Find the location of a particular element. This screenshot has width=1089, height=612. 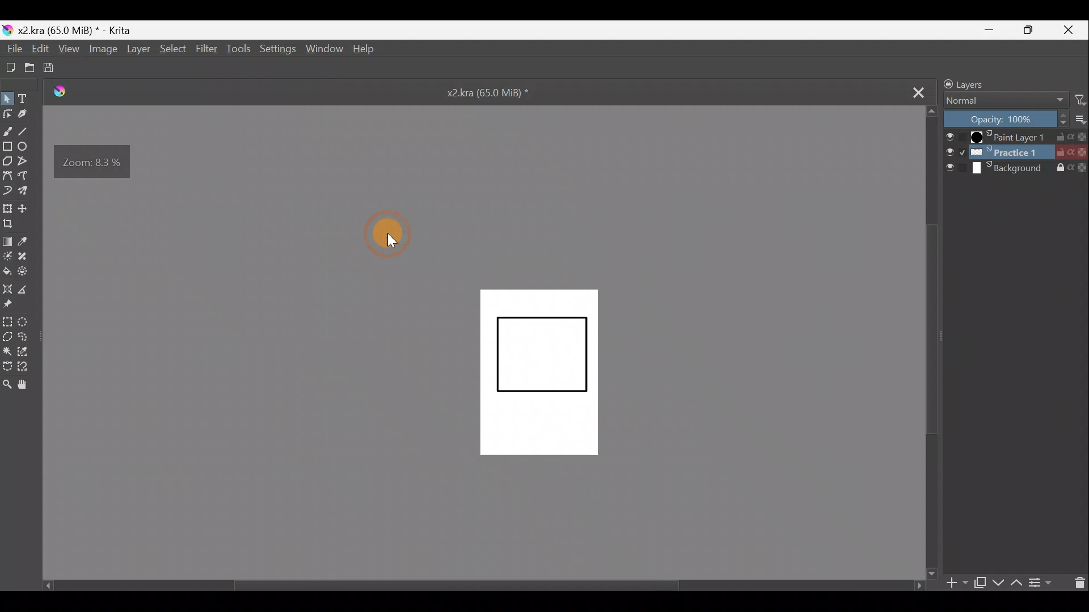

Calligraphy is located at coordinates (28, 113).